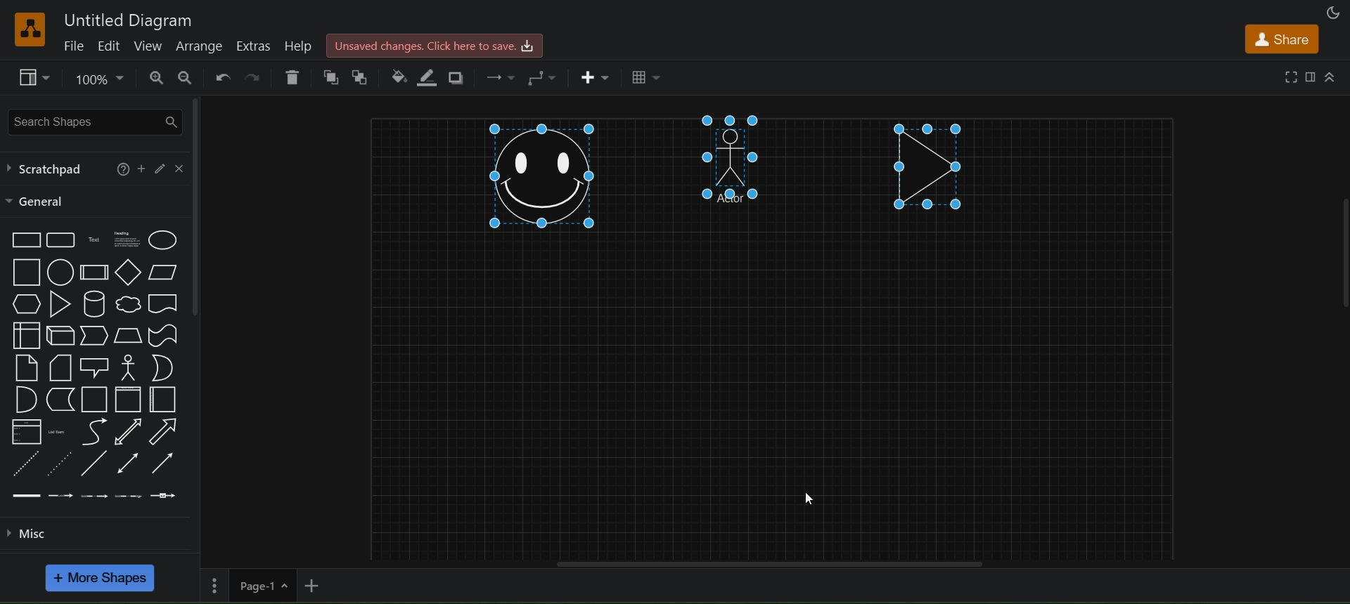  Describe the element at coordinates (60, 399) in the screenshot. I see `data storage` at that location.